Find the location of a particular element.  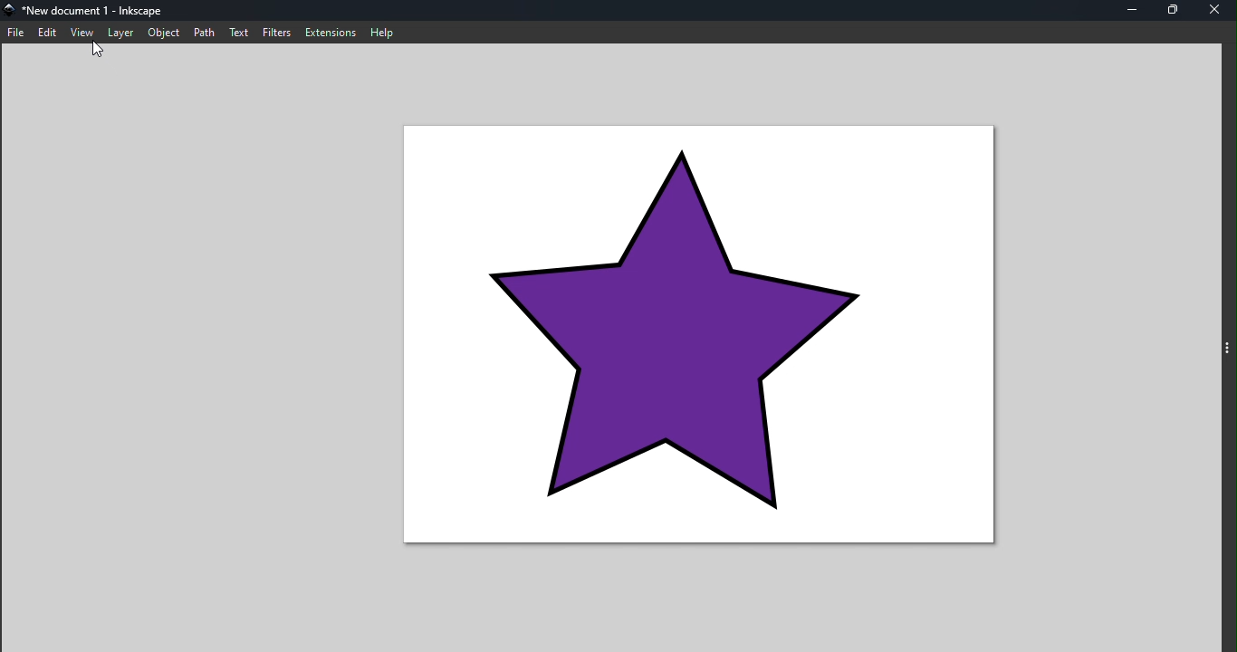

Object is located at coordinates (159, 34).